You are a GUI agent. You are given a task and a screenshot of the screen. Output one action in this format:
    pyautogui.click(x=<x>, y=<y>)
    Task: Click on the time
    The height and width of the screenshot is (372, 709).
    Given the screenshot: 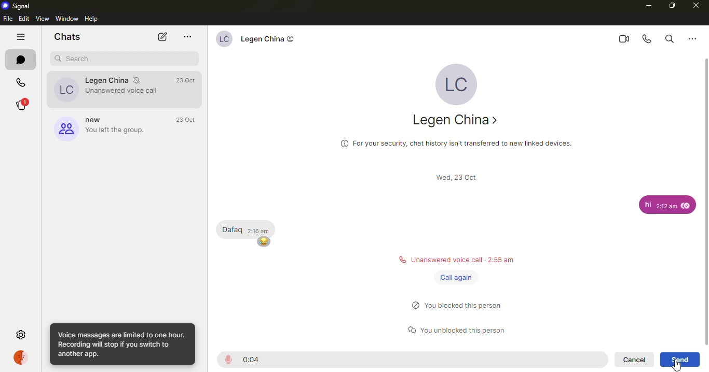 What is the action you would take?
    pyautogui.click(x=187, y=81)
    